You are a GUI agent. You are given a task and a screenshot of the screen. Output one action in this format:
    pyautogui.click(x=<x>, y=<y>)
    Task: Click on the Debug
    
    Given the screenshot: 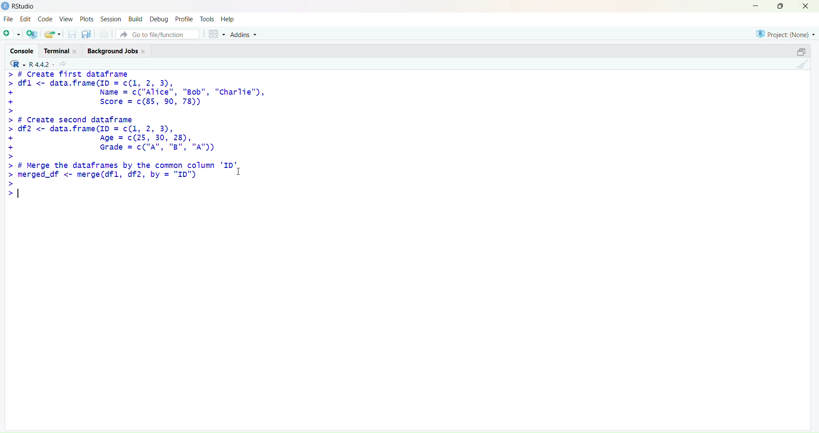 What is the action you would take?
    pyautogui.click(x=159, y=20)
    